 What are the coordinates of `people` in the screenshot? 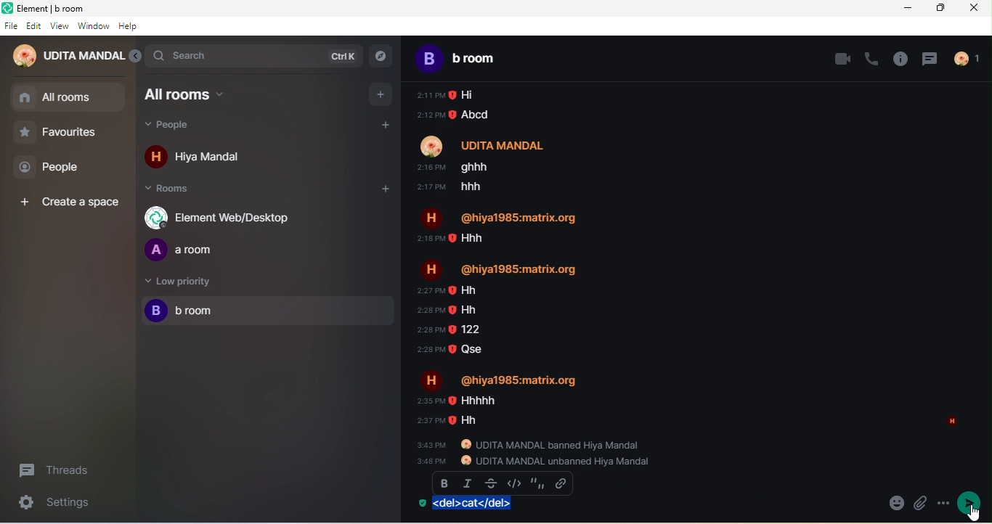 It's located at (184, 127).